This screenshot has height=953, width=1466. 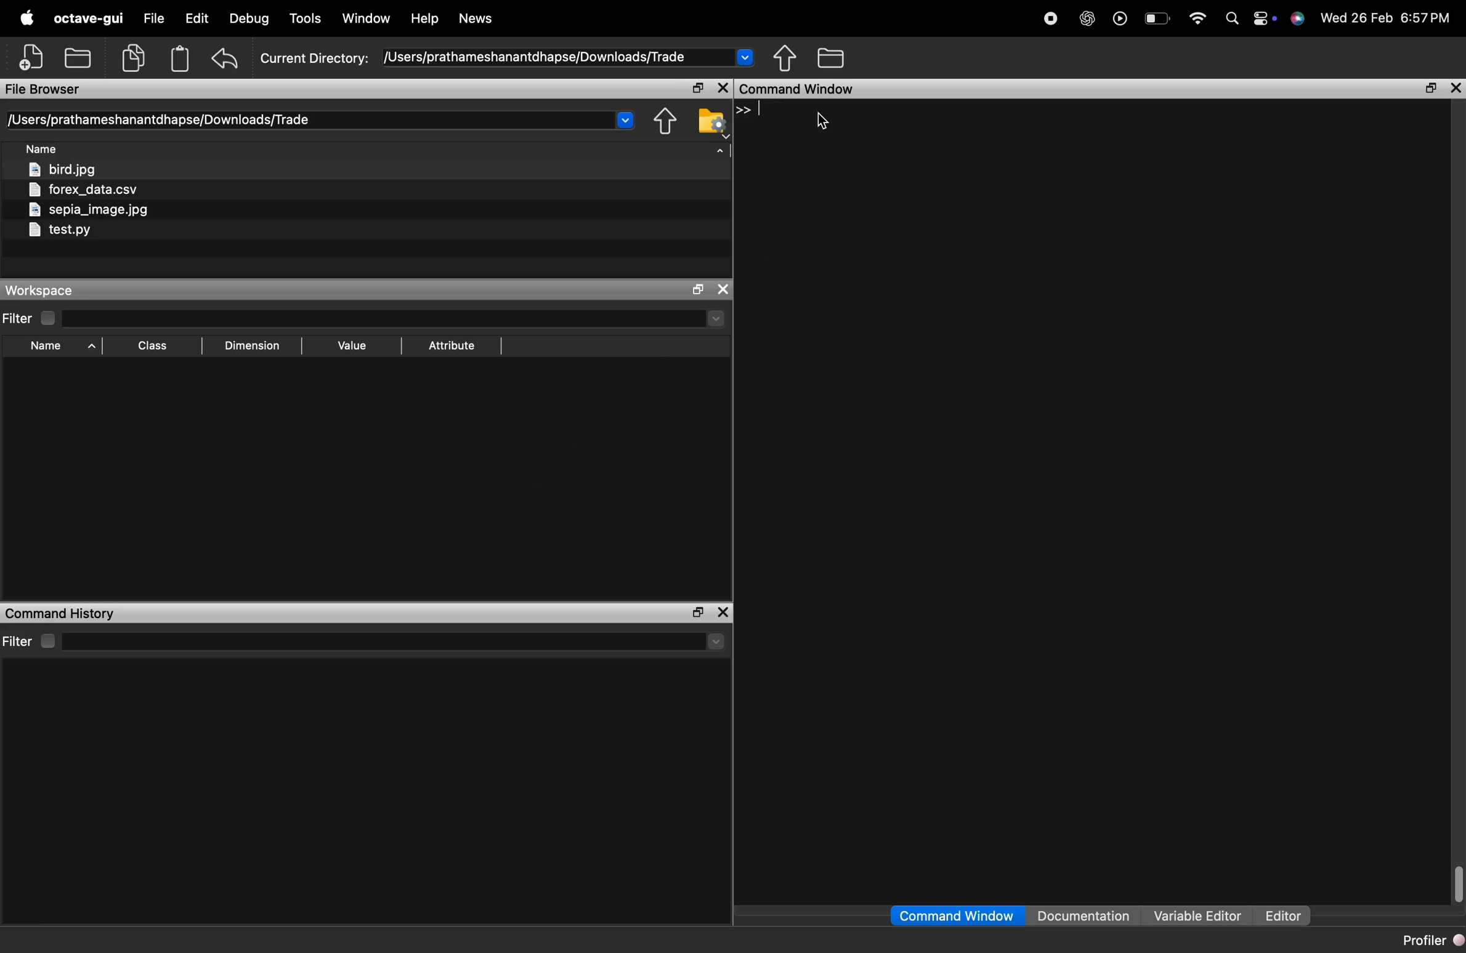 What do you see at coordinates (1085, 915) in the screenshot?
I see `documentation` at bounding box center [1085, 915].